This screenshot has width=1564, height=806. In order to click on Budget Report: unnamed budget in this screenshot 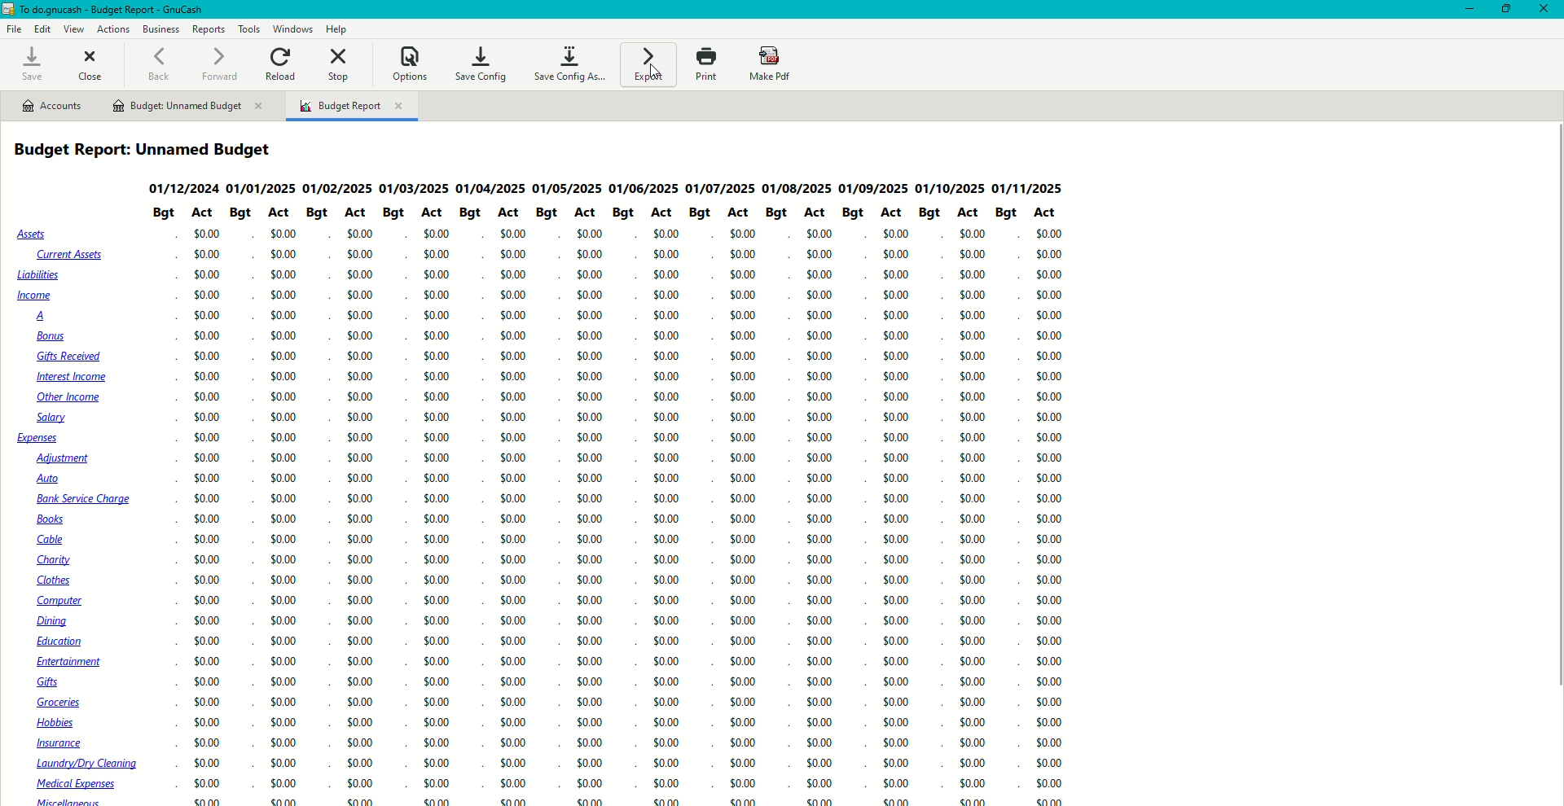, I will do `click(151, 150)`.